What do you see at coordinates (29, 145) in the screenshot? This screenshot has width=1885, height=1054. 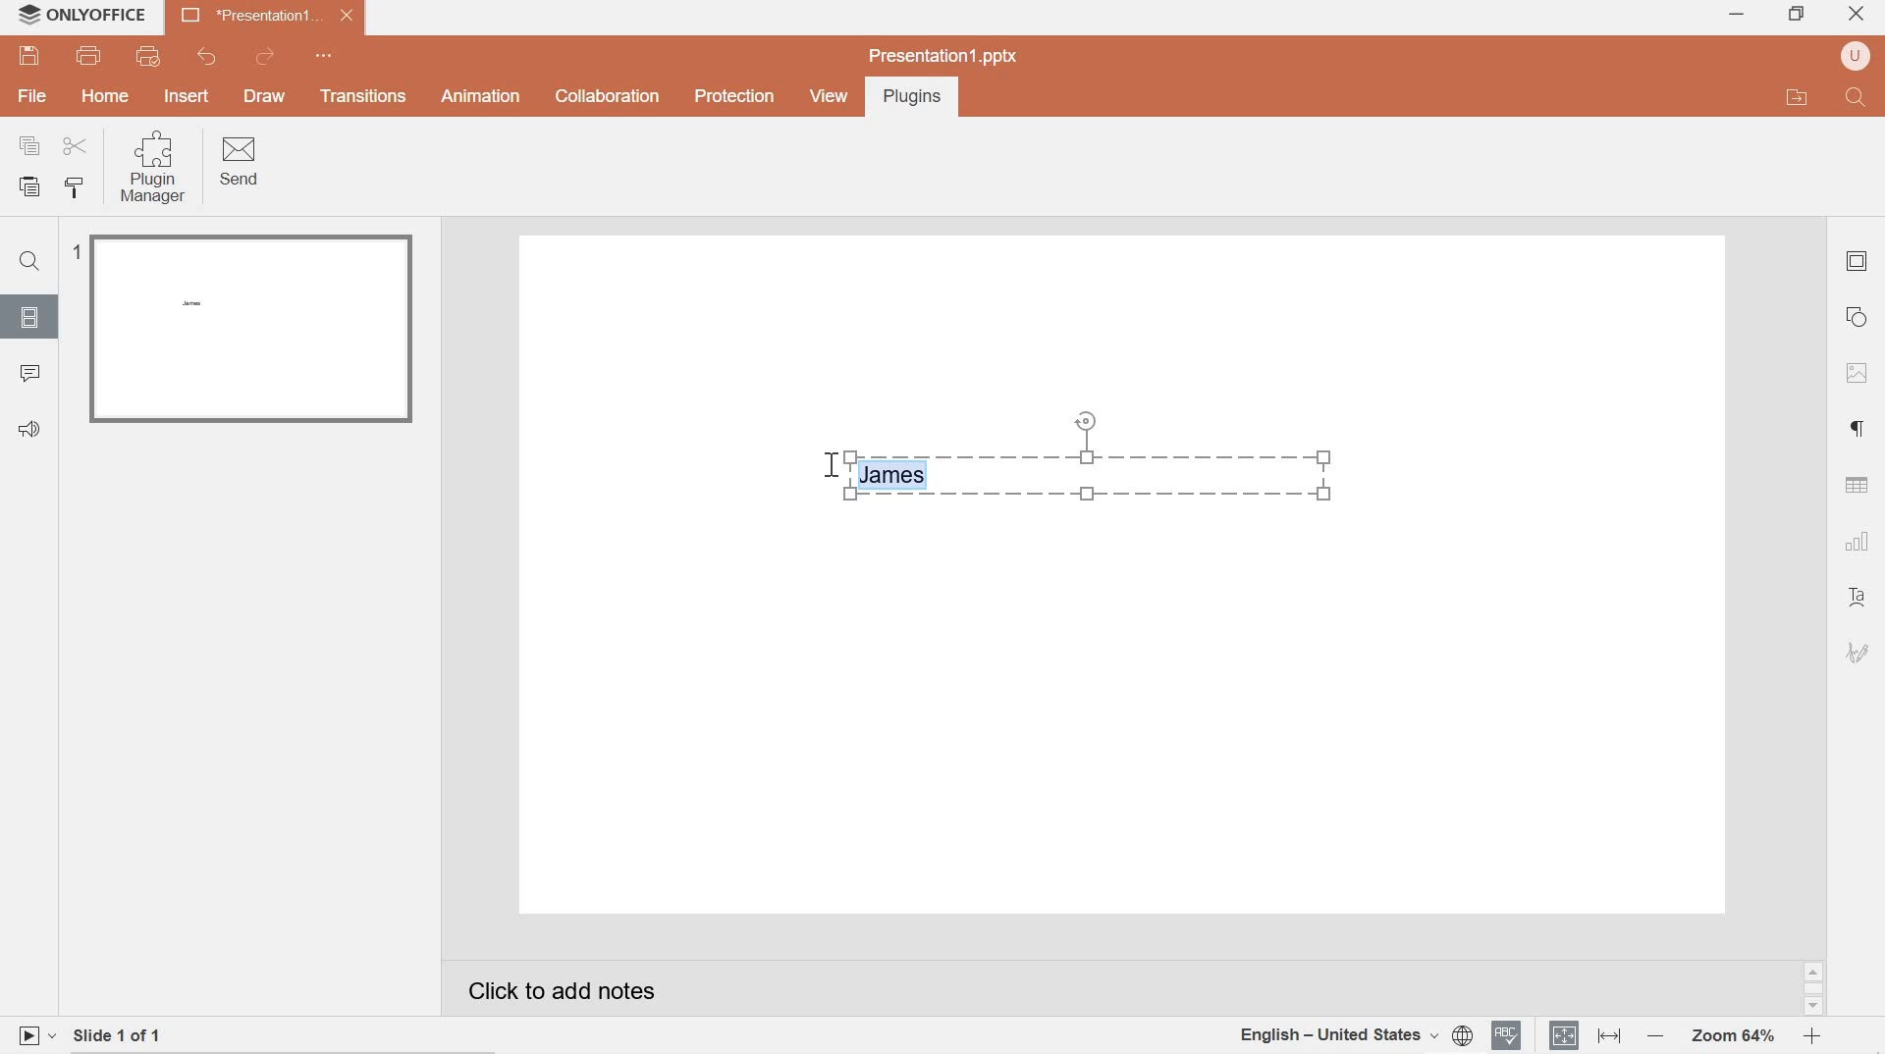 I see `copy` at bounding box center [29, 145].